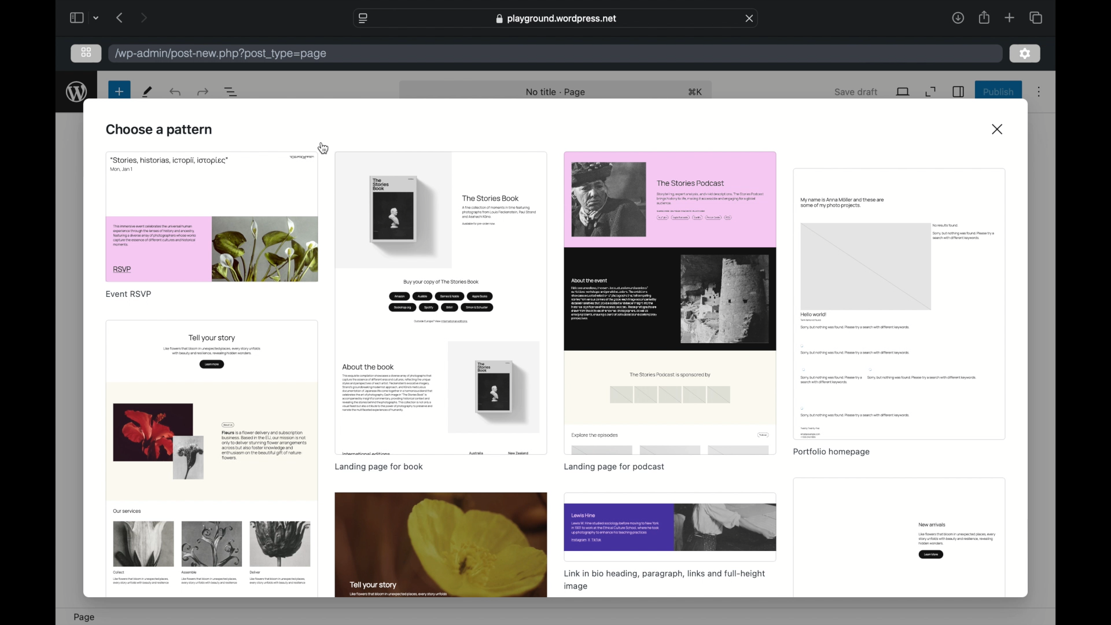  What do you see at coordinates (1009, 17) in the screenshot?
I see `new tab` at bounding box center [1009, 17].